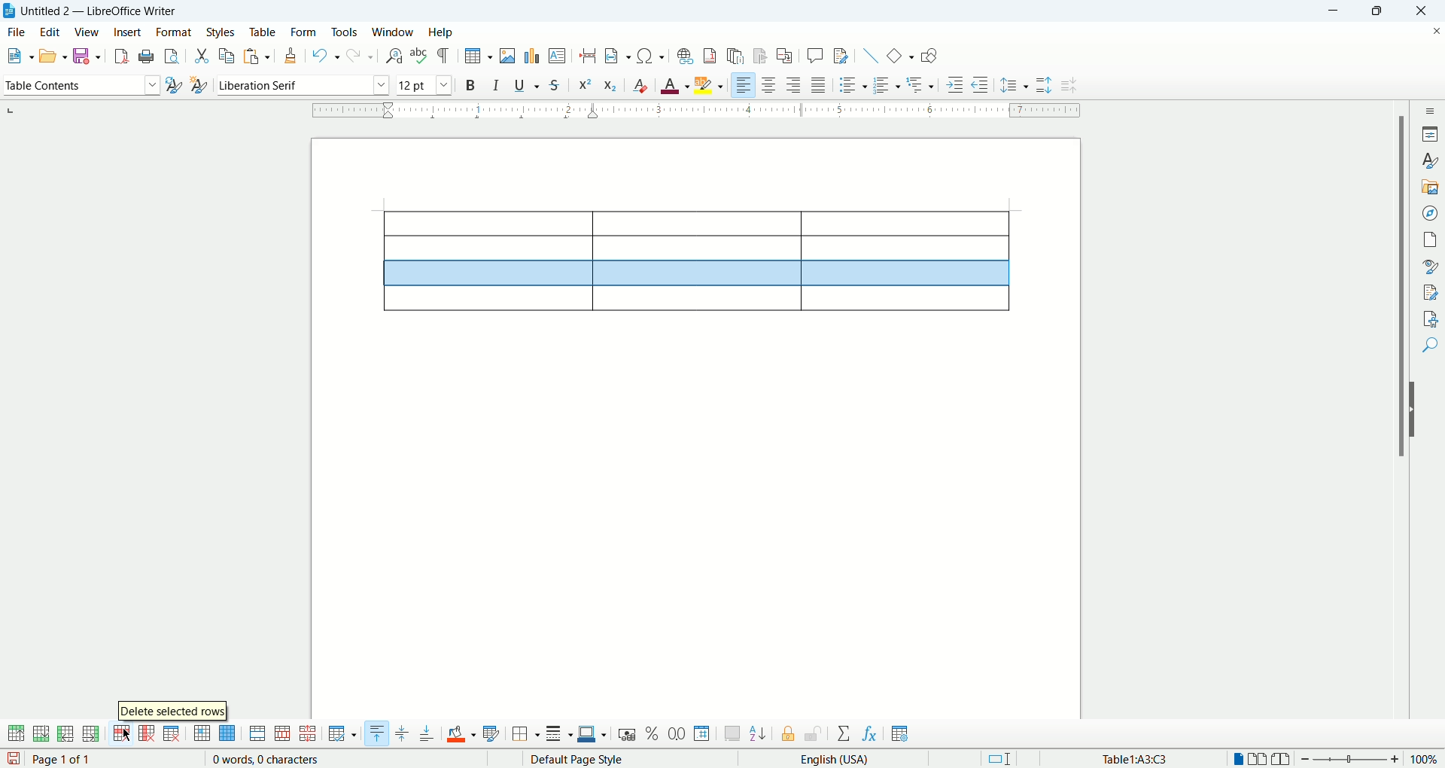 Image resolution: width=1445 pixels, height=768 pixels. I want to click on decrease indent, so click(980, 84).